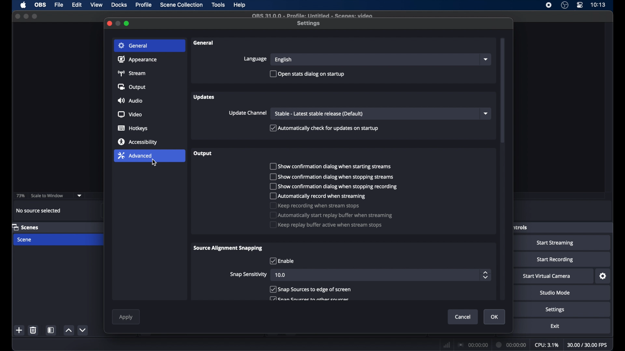 This screenshot has height=351, width=625. I want to click on close, so click(109, 23).